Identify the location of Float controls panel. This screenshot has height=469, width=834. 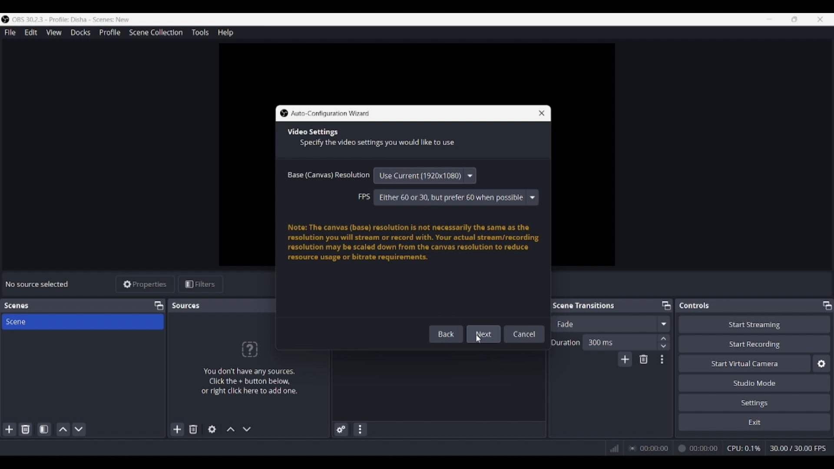
(827, 305).